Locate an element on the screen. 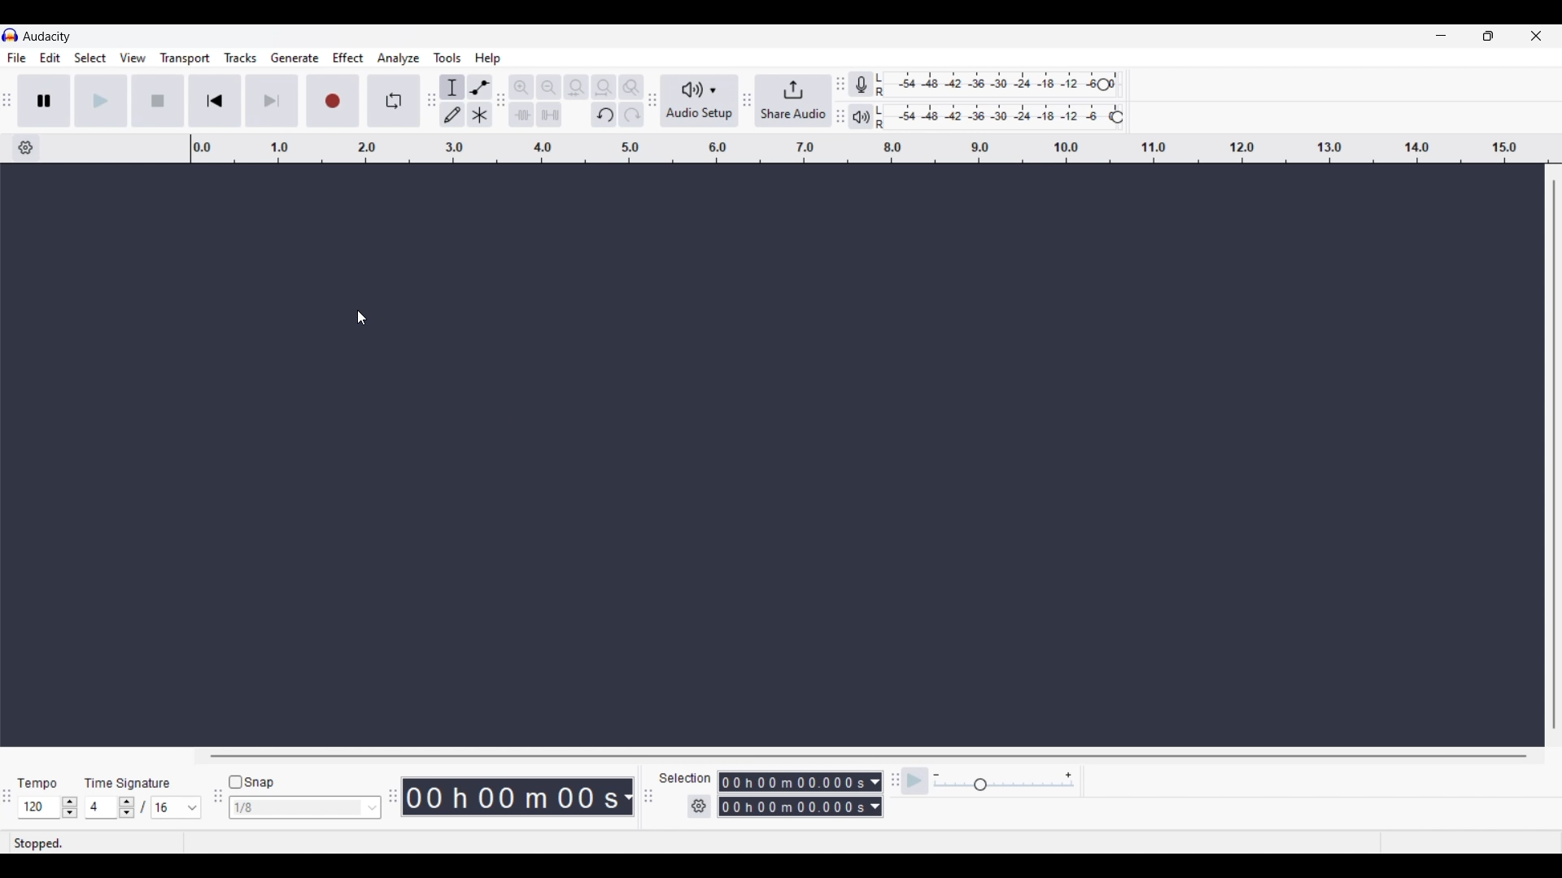 This screenshot has height=878, width=1562. Metrics to calculate recording is located at coordinates (628, 797).